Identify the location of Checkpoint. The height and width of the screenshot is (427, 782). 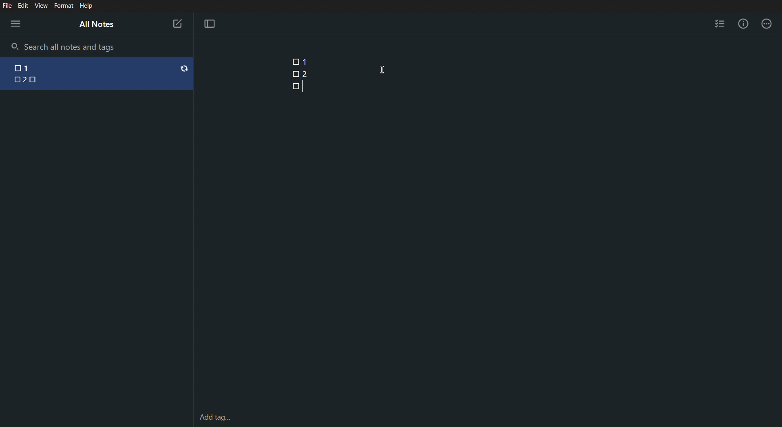
(296, 86).